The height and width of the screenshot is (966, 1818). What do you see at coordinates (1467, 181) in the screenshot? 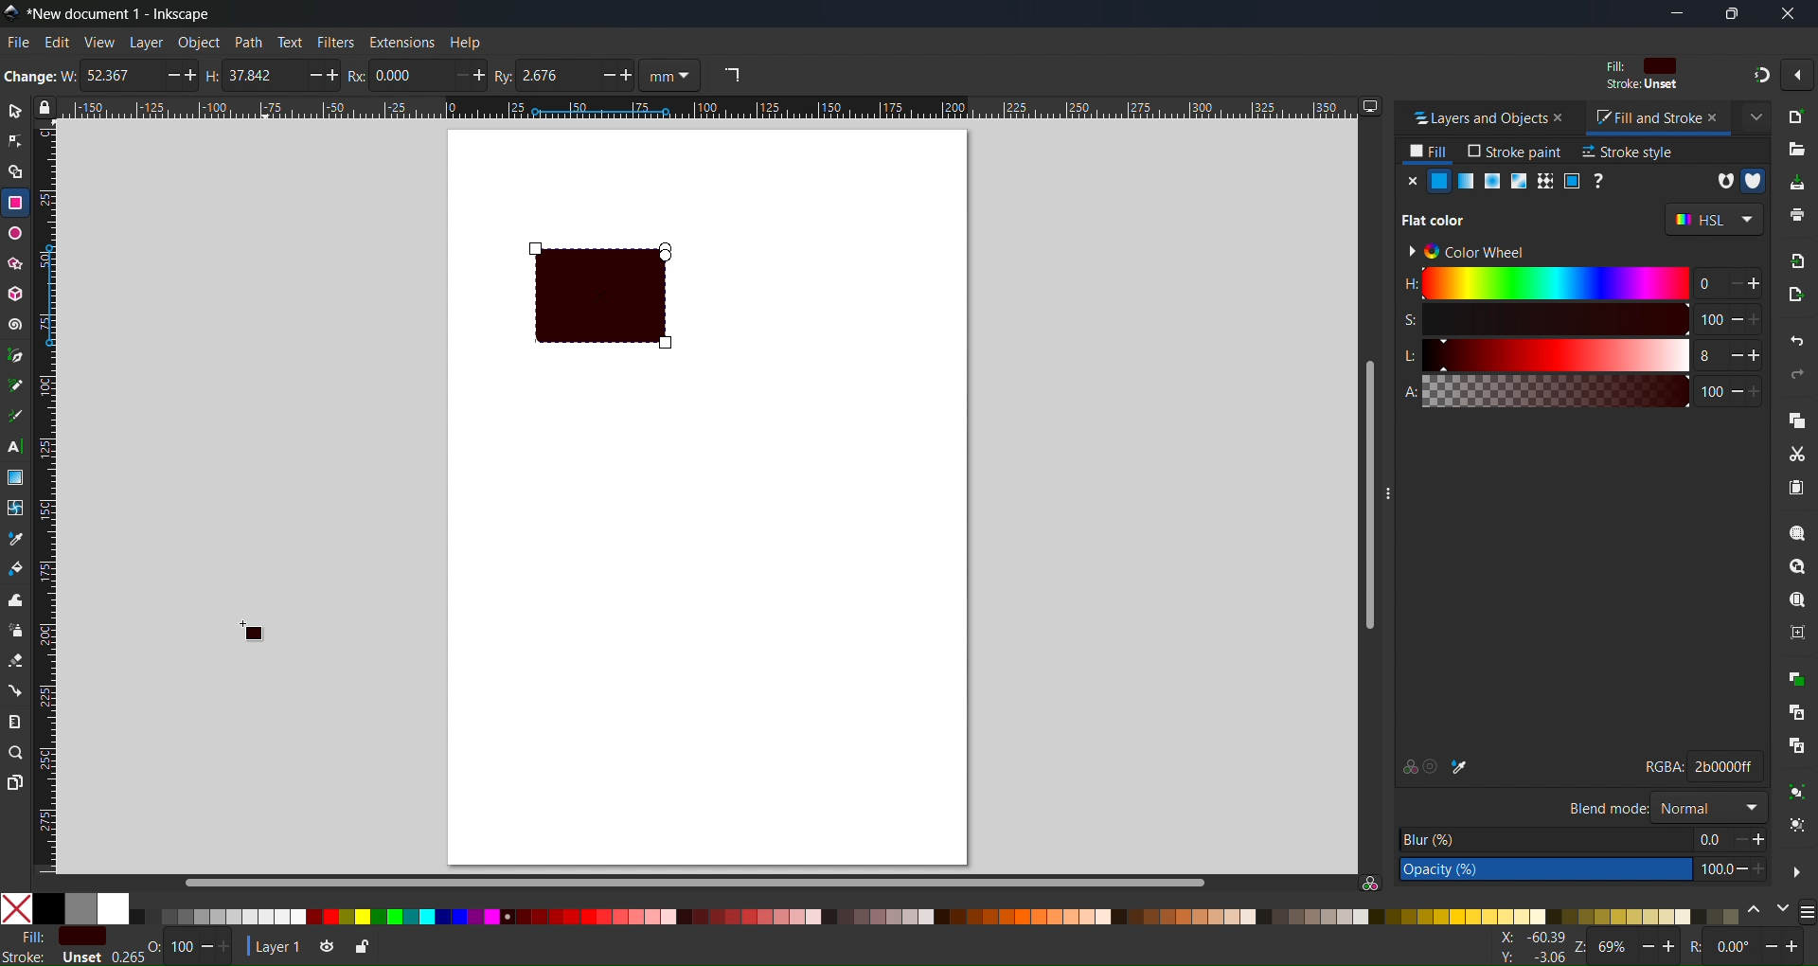
I see `Linear gradient` at bounding box center [1467, 181].